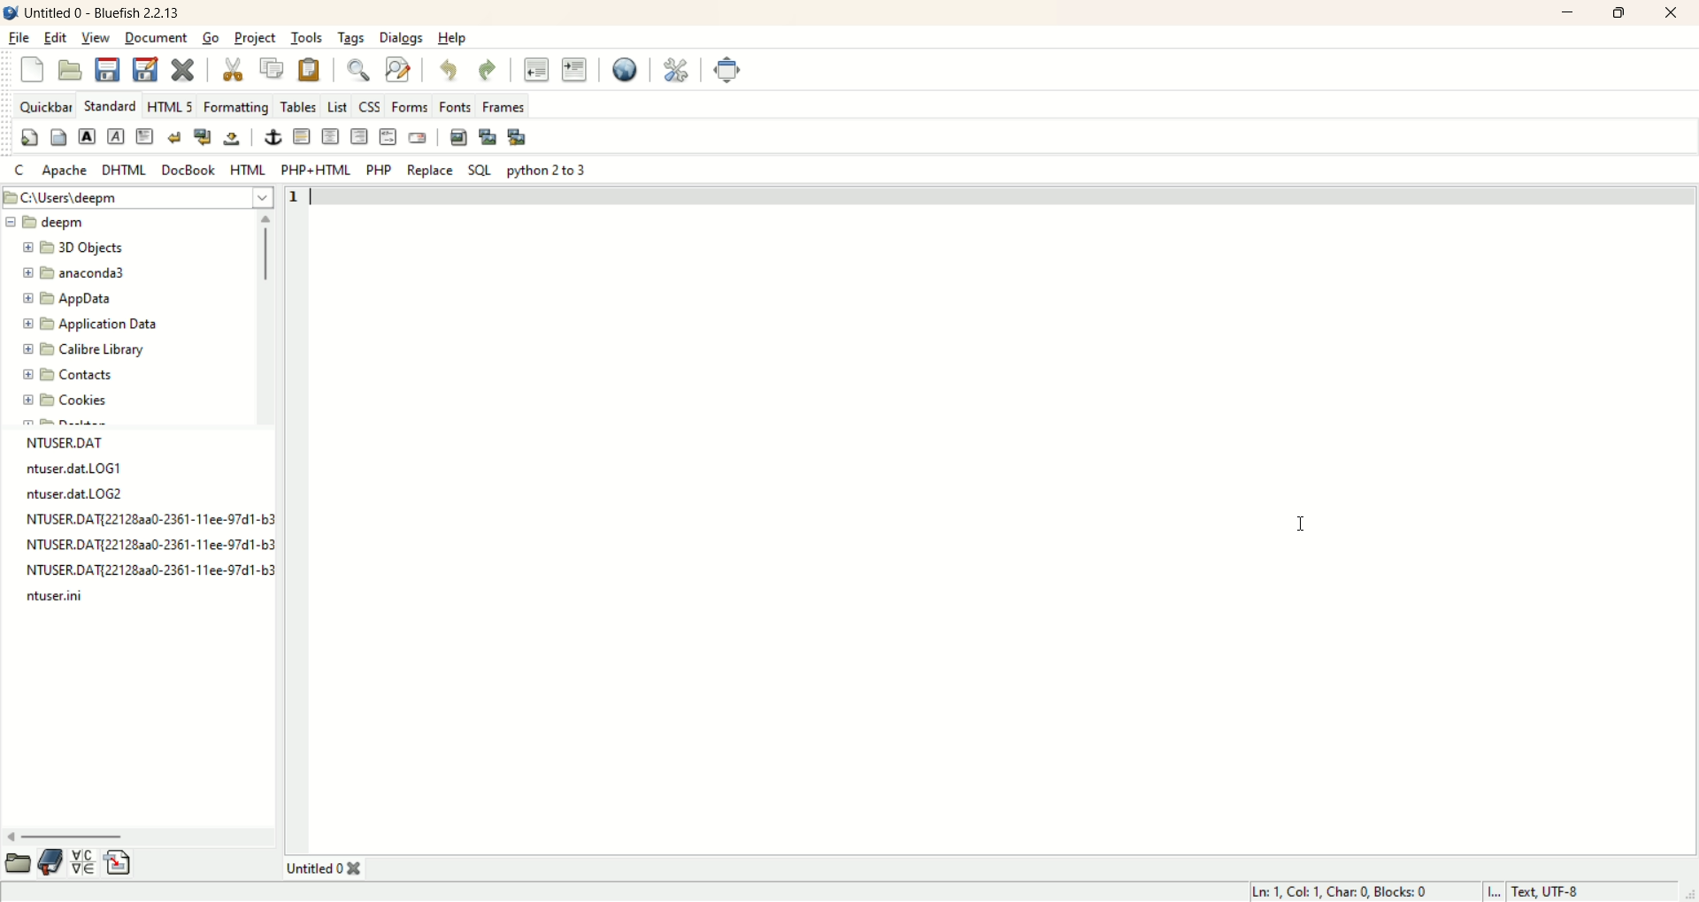 This screenshot has height=902, width=1699. What do you see at coordinates (309, 38) in the screenshot?
I see `tools` at bounding box center [309, 38].